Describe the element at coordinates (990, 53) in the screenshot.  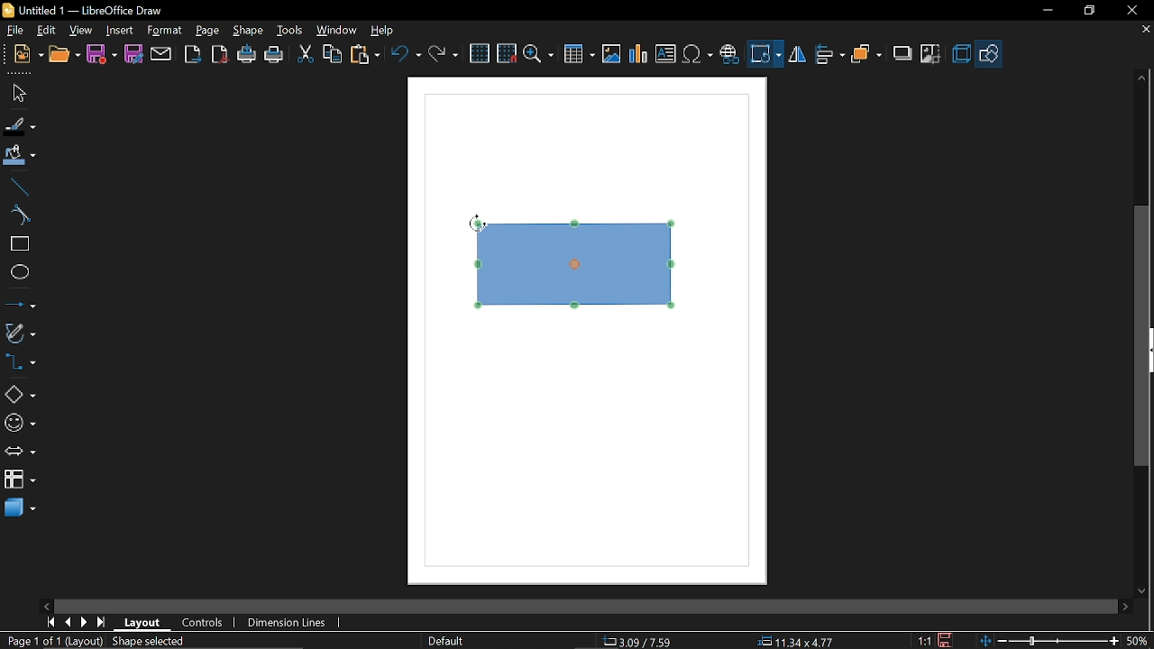
I see `shapes` at that location.